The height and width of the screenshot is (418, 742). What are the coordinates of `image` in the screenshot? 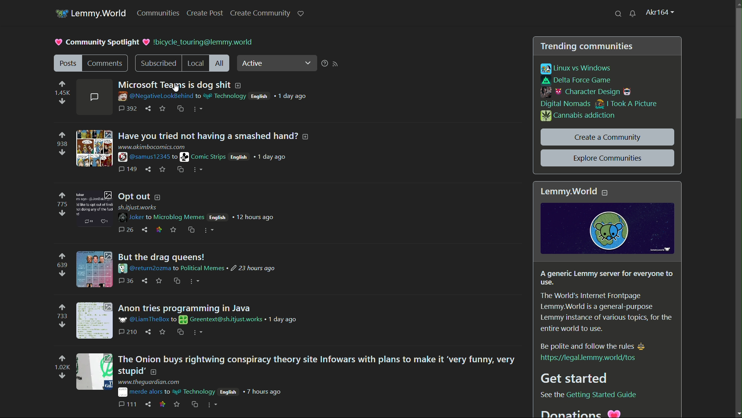 It's located at (608, 229).